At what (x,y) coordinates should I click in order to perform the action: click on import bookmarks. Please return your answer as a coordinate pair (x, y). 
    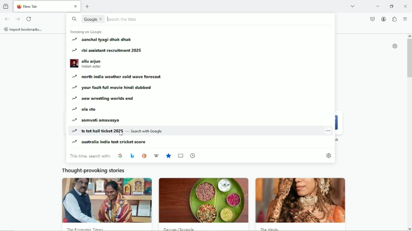
    Looking at the image, I should click on (24, 29).